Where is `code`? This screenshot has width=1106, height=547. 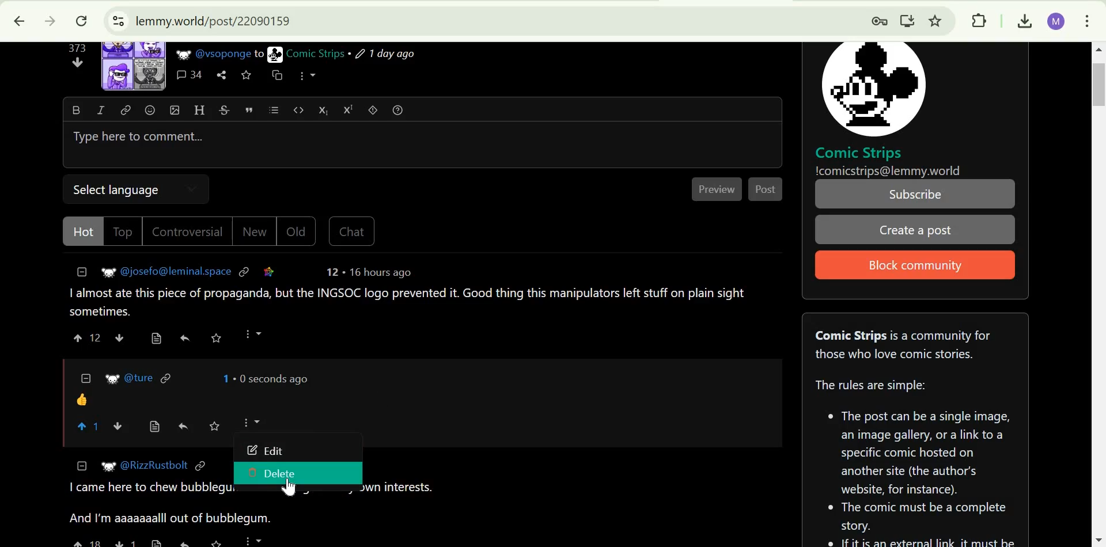 code is located at coordinates (299, 109).